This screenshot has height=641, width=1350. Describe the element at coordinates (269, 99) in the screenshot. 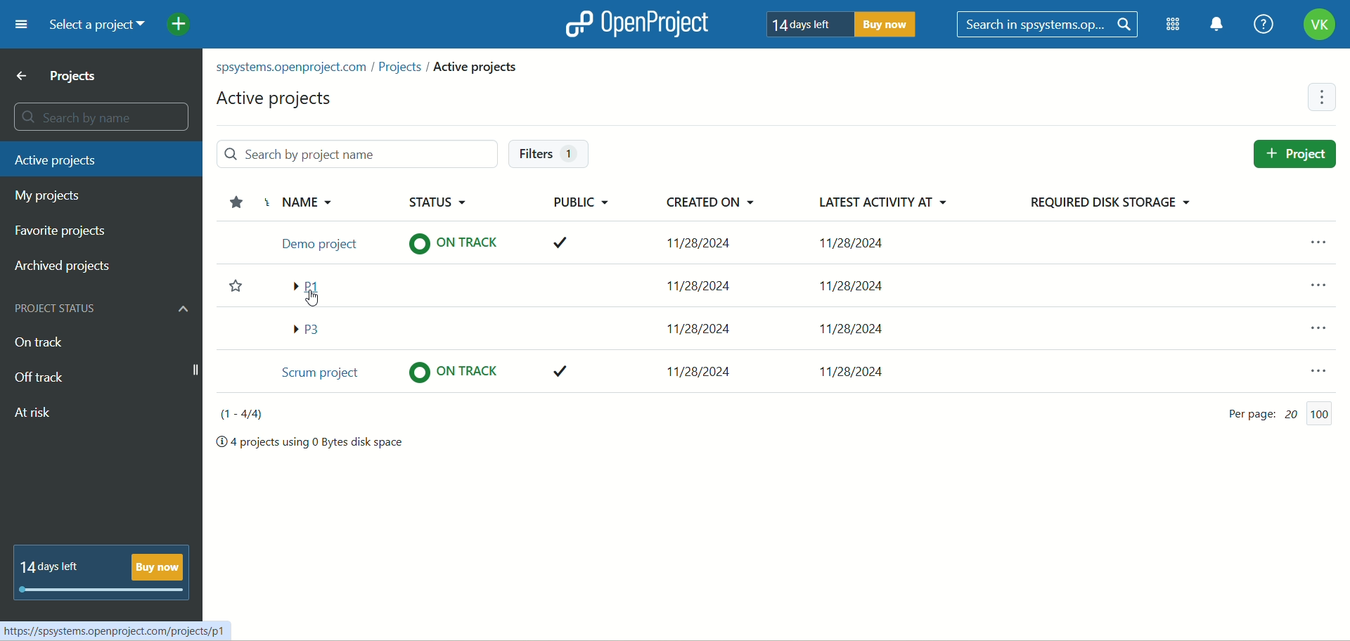

I see `active projects` at that location.